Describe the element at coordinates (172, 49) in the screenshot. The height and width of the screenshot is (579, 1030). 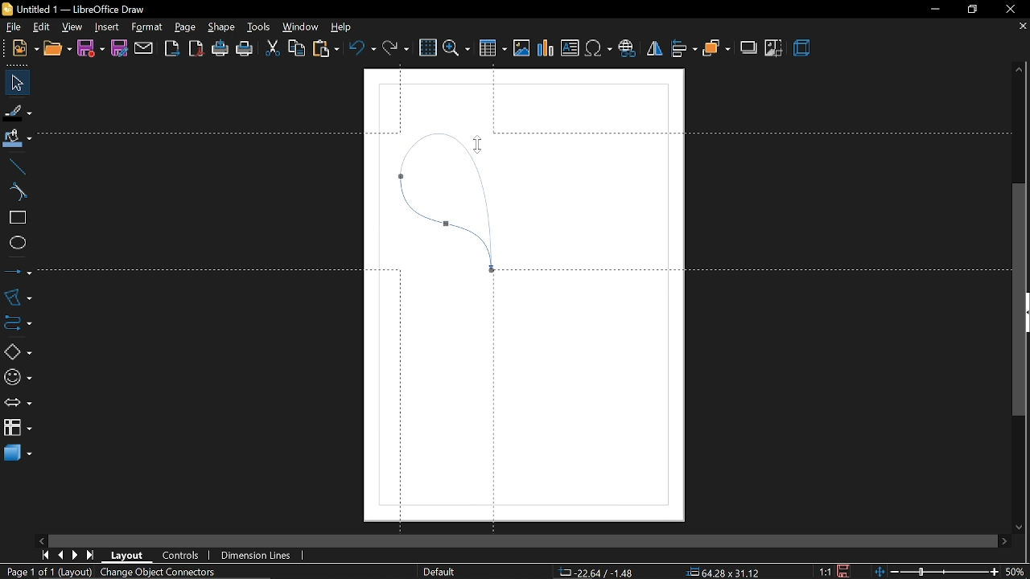
I see `export` at that location.